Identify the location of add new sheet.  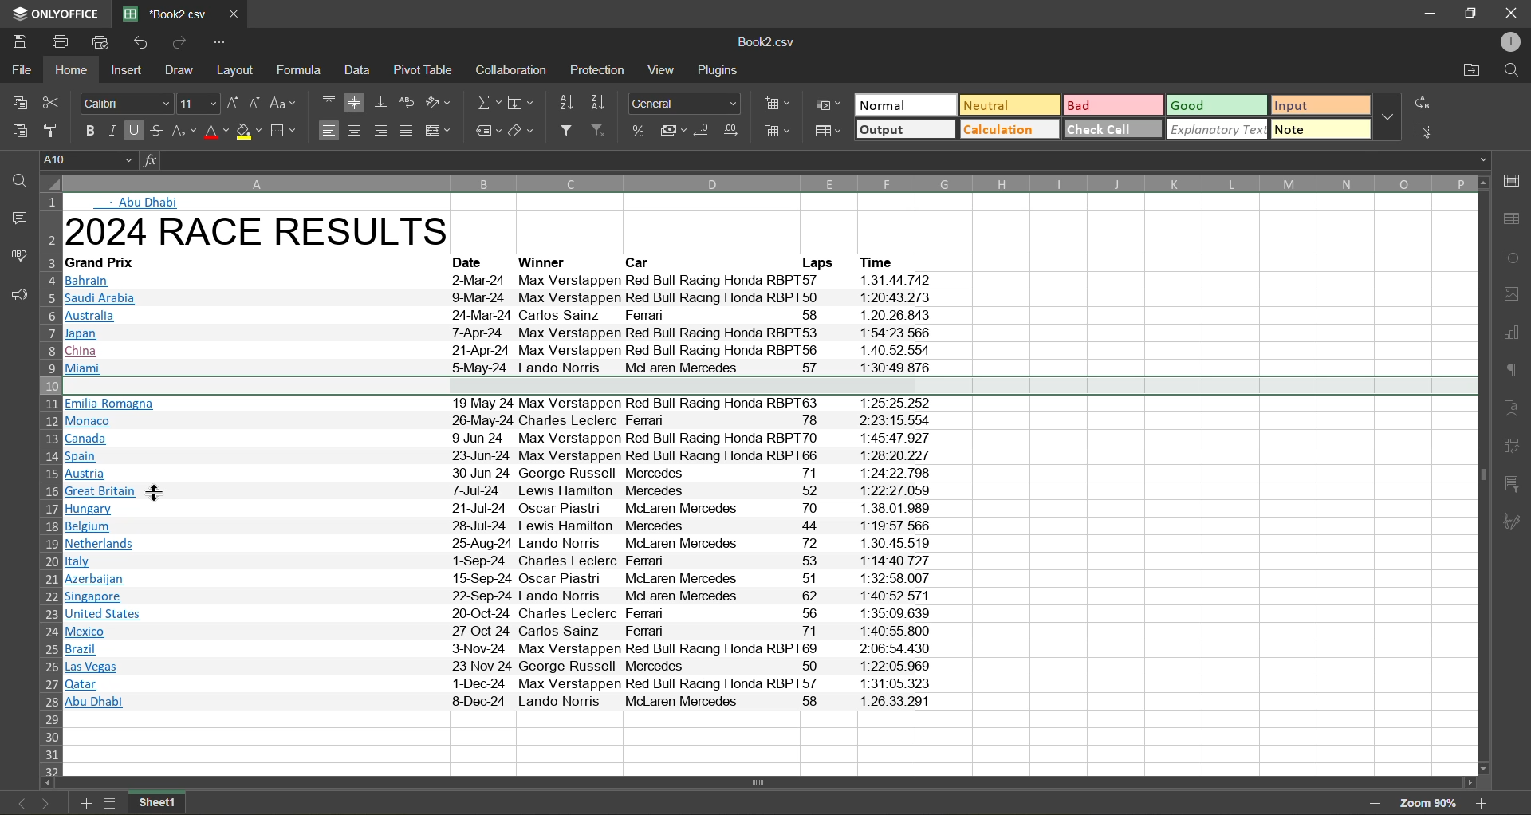
(87, 803).